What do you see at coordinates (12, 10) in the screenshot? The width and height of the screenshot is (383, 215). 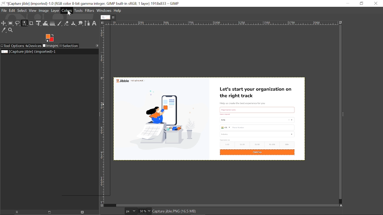 I see `Edit` at bounding box center [12, 10].